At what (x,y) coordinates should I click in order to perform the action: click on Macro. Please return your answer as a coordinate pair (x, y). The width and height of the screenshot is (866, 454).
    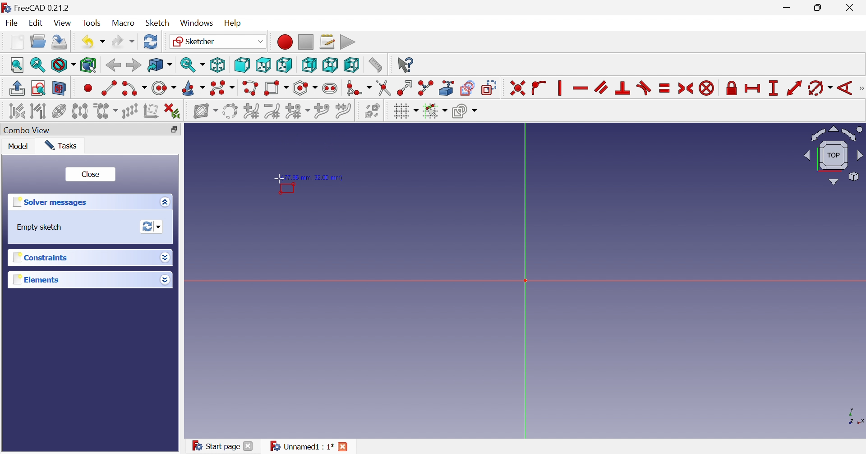
    Looking at the image, I should click on (123, 23).